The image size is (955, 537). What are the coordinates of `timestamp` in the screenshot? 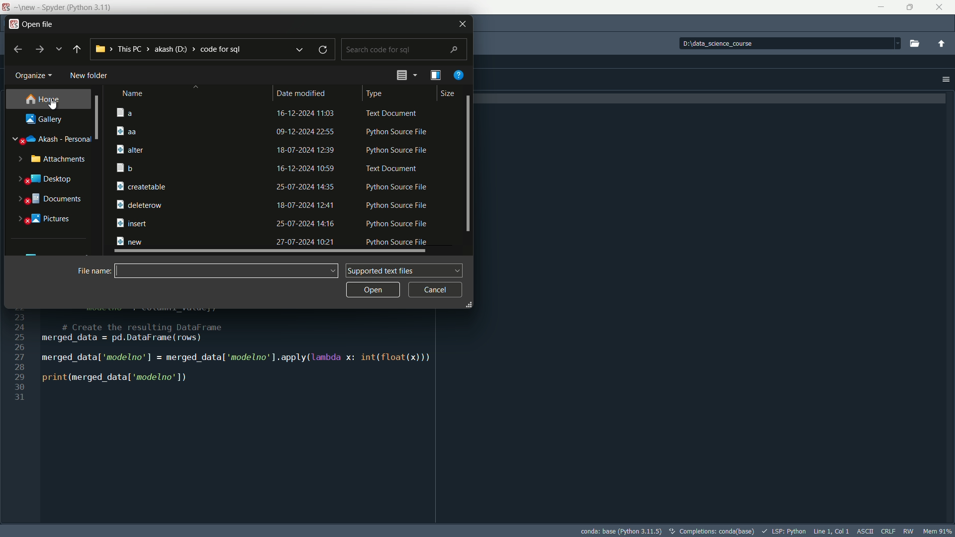 It's located at (303, 224).